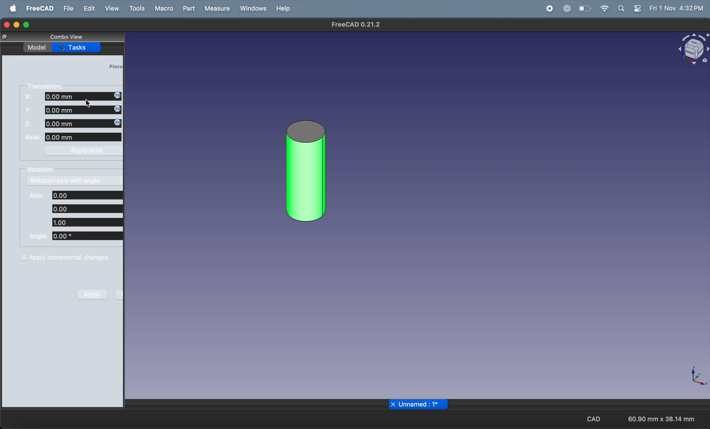 Image resolution: width=710 pixels, height=429 pixels. I want to click on checkbox, so click(24, 258).